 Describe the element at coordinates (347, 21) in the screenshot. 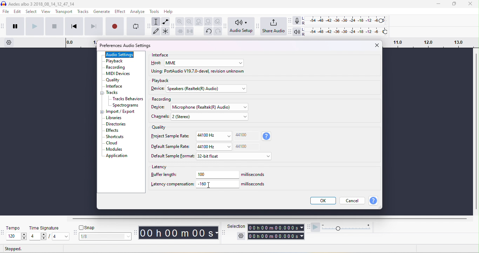

I see `recording level` at that location.